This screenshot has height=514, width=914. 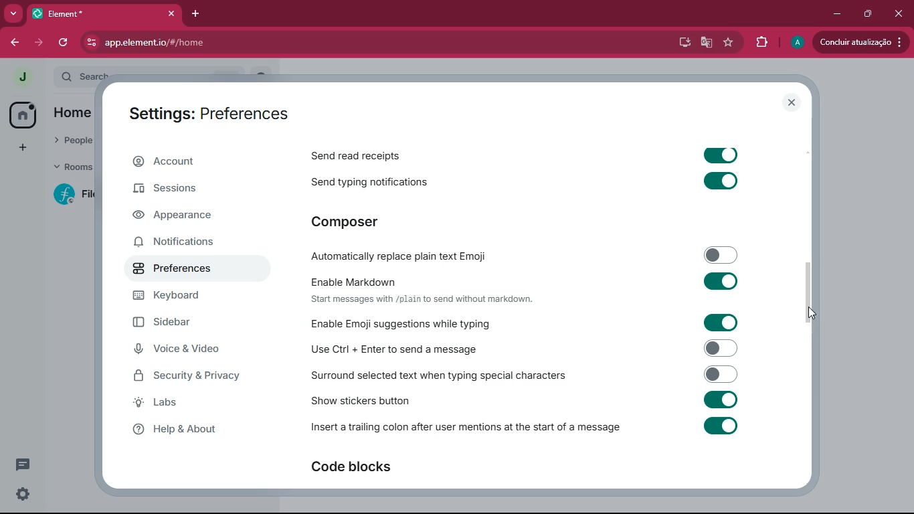 I want to click on : Insert a trailing colon after user mentions at the start of a message, so click(x=523, y=428).